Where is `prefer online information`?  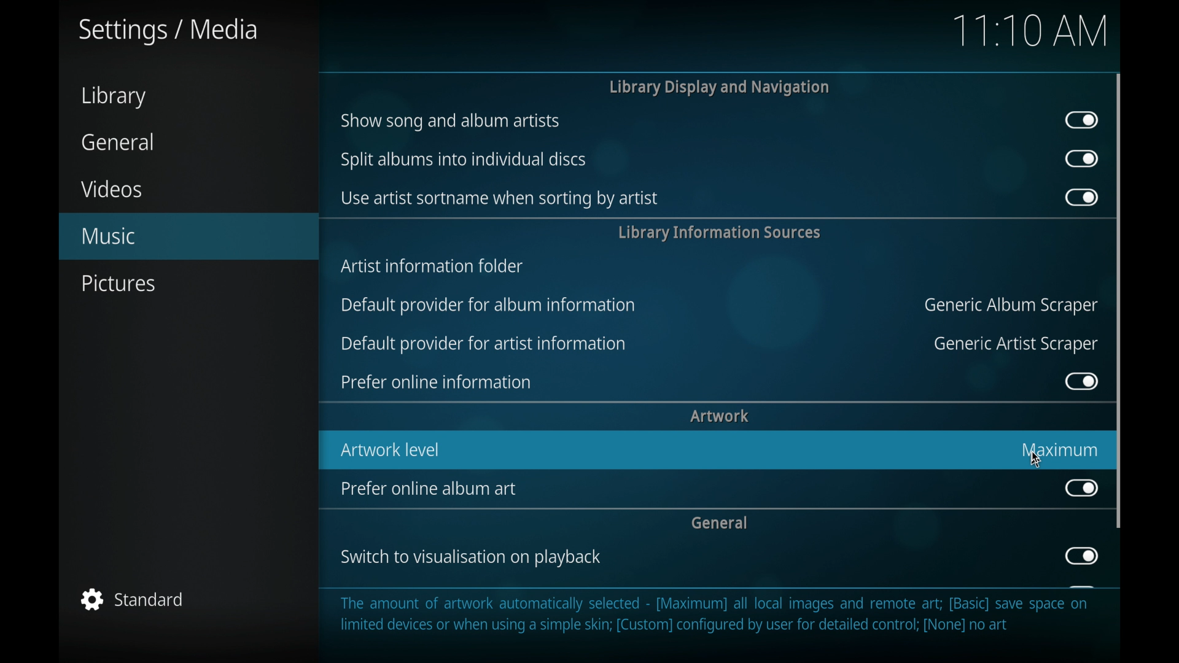
prefer online information is located at coordinates (436, 382).